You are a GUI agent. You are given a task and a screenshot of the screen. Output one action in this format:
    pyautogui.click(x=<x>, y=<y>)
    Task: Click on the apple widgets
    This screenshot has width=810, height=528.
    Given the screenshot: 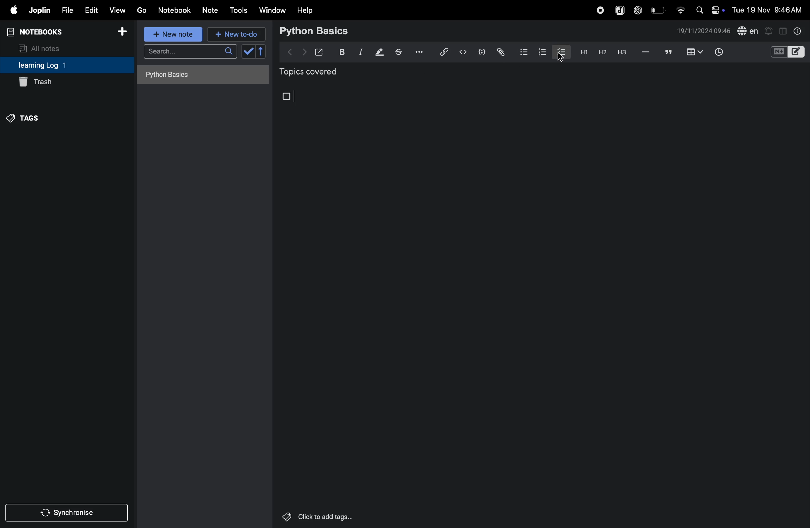 What is the action you would take?
    pyautogui.click(x=709, y=9)
    